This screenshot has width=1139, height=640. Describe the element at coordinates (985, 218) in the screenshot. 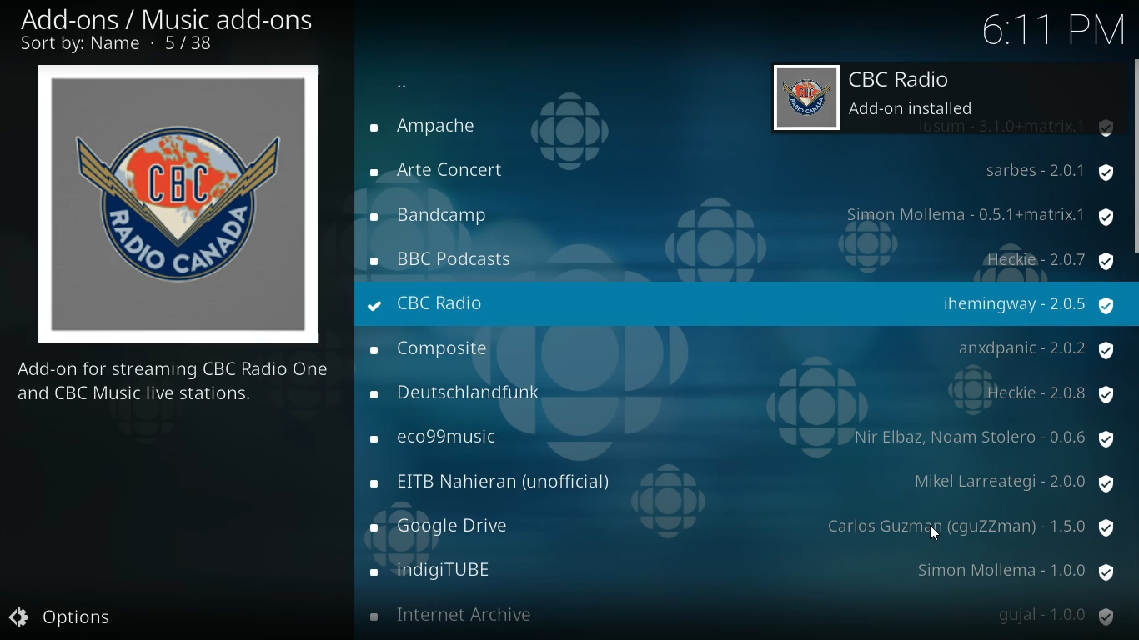

I see `protection` at that location.